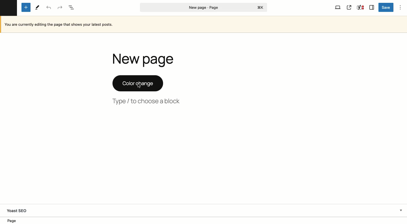 The image size is (407, 224). Describe the element at coordinates (349, 8) in the screenshot. I see `View page` at that location.